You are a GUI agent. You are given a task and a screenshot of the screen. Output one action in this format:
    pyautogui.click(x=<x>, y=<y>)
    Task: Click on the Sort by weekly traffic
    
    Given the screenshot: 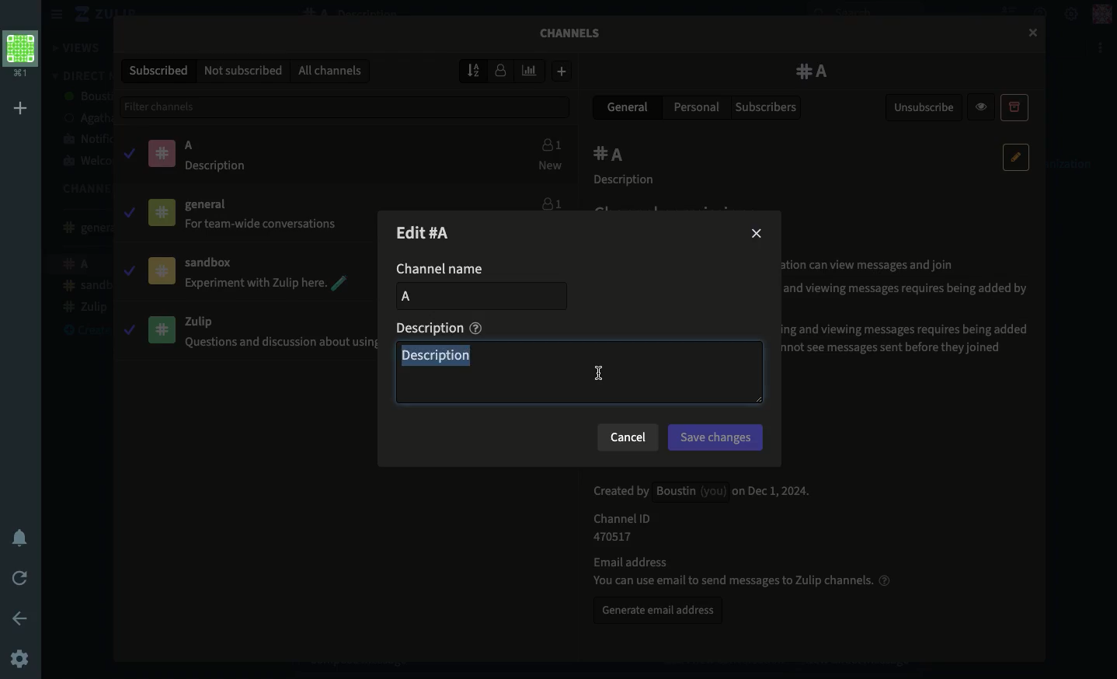 What is the action you would take?
    pyautogui.click(x=531, y=71)
    